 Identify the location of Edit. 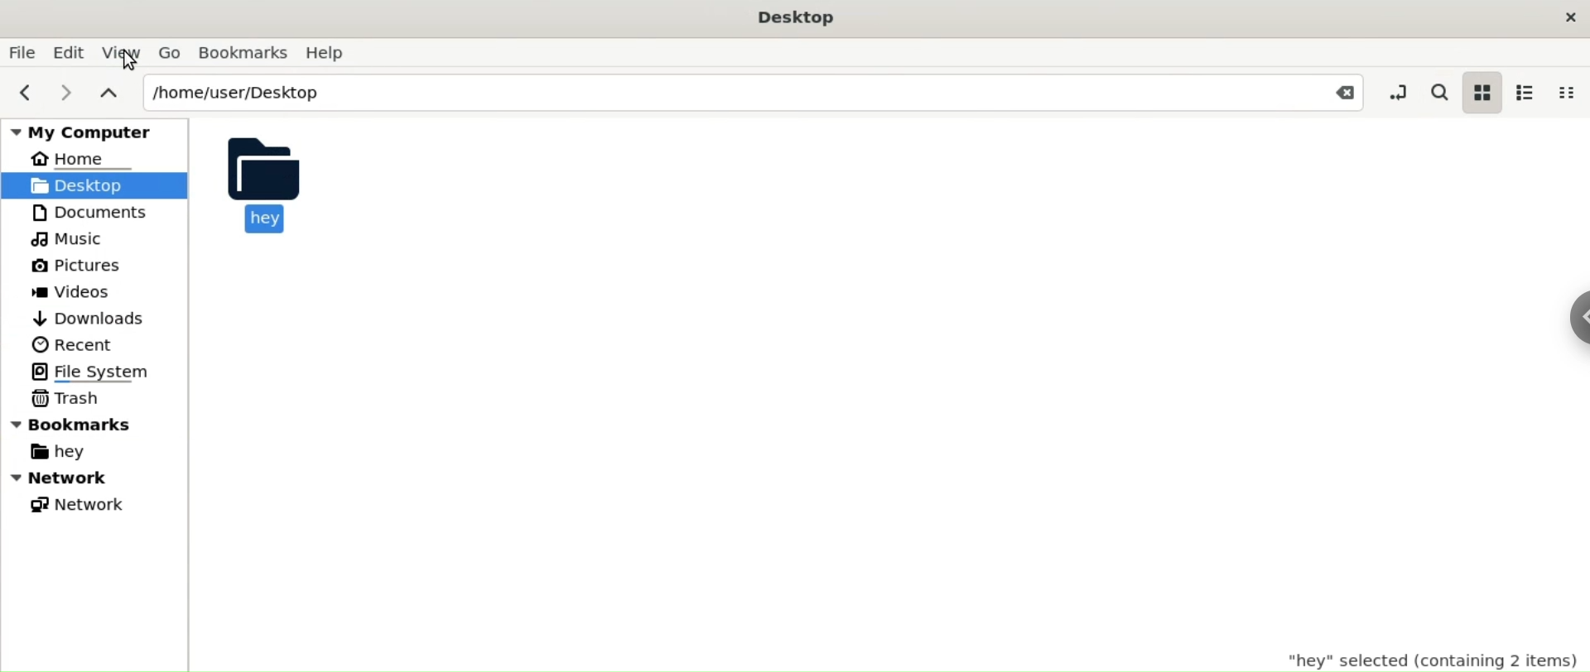
(70, 52).